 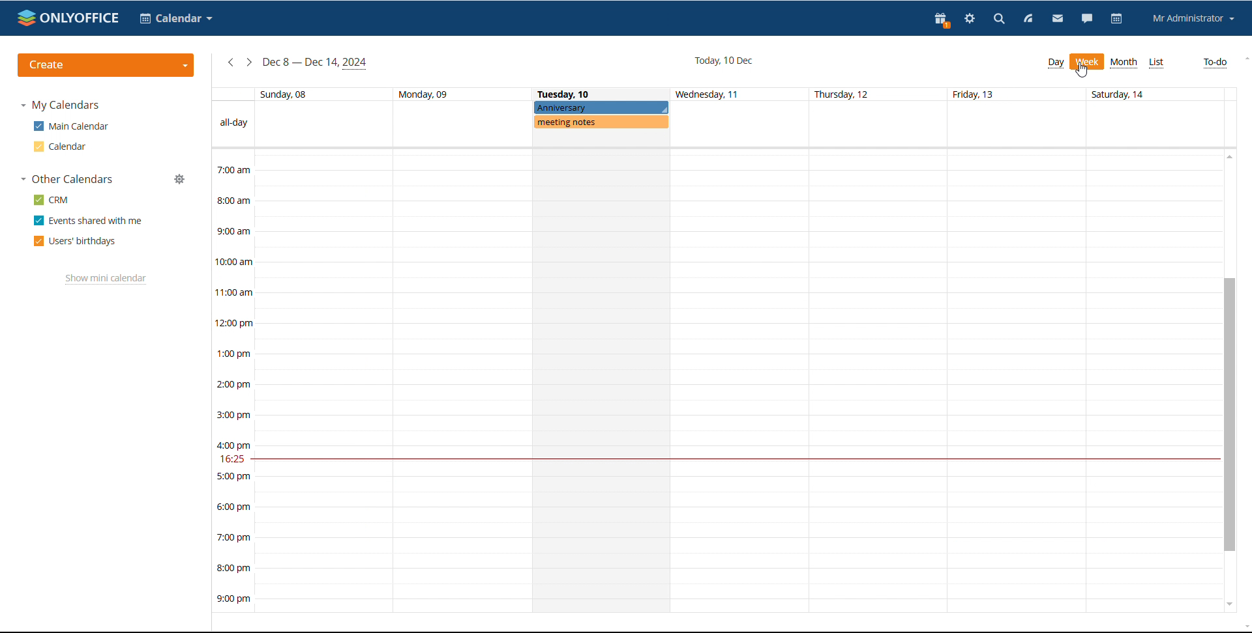 What do you see at coordinates (1086, 62) in the screenshot?
I see `week view` at bounding box center [1086, 62].